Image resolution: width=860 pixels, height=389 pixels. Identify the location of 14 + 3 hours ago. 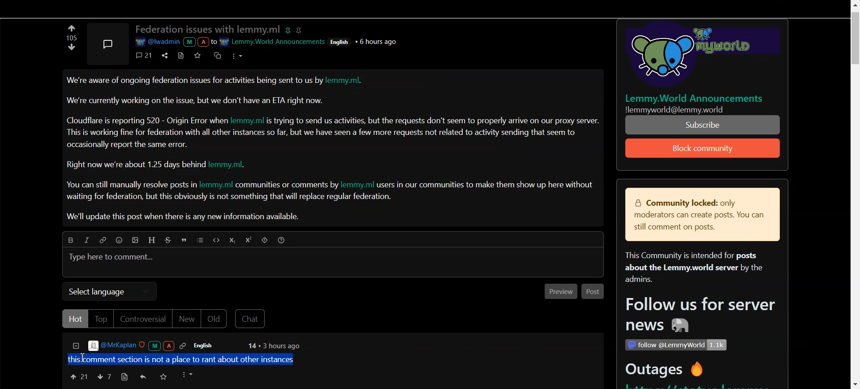
(273, 346).